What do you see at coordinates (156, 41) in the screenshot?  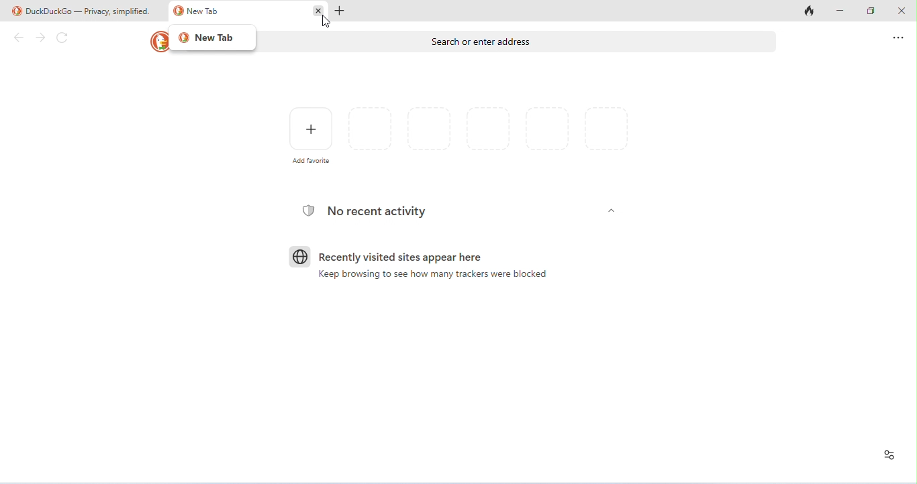 I see `duckduckgo logo` at bounding box center [156, 41].